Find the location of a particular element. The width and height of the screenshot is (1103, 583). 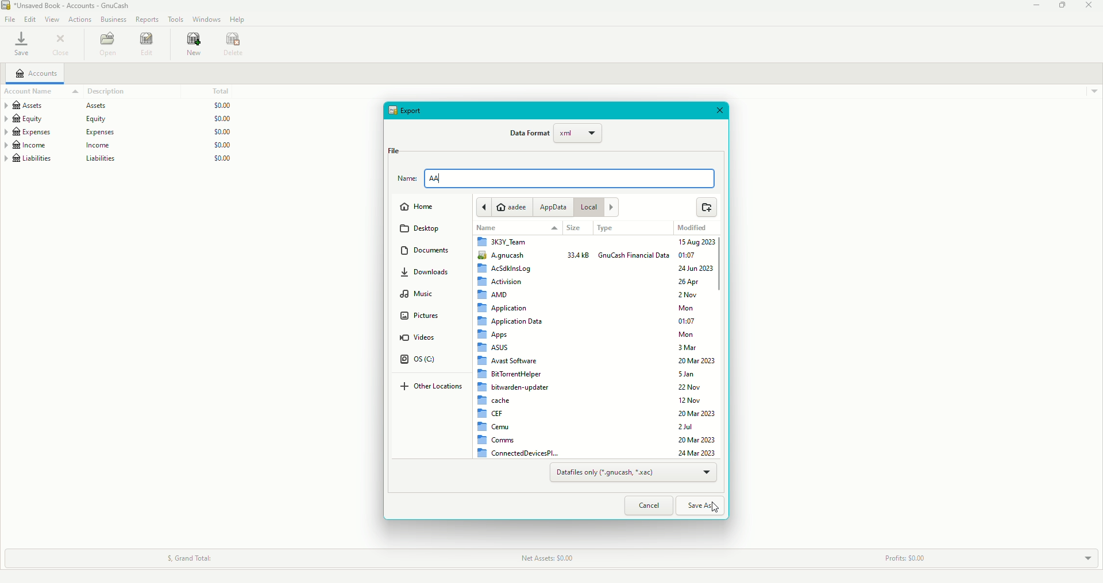

Grant Total is located at coordinates (197, 555).